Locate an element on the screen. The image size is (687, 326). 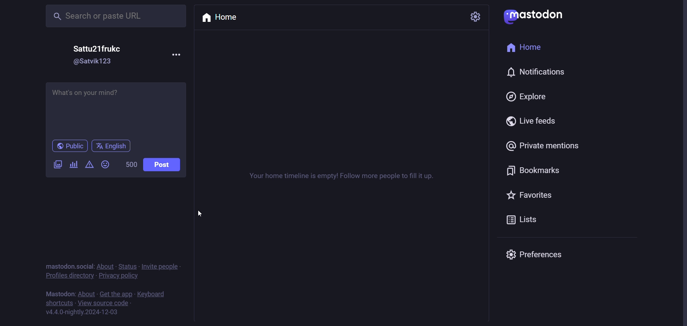
explore is located at coordinates (524, 97).